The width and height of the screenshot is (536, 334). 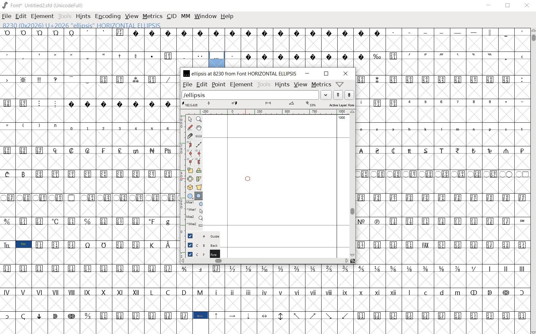 What do you see at coordinates (199, 128) in the screenshot?
I see `scroll by hand` at bounding box center [199, 128].